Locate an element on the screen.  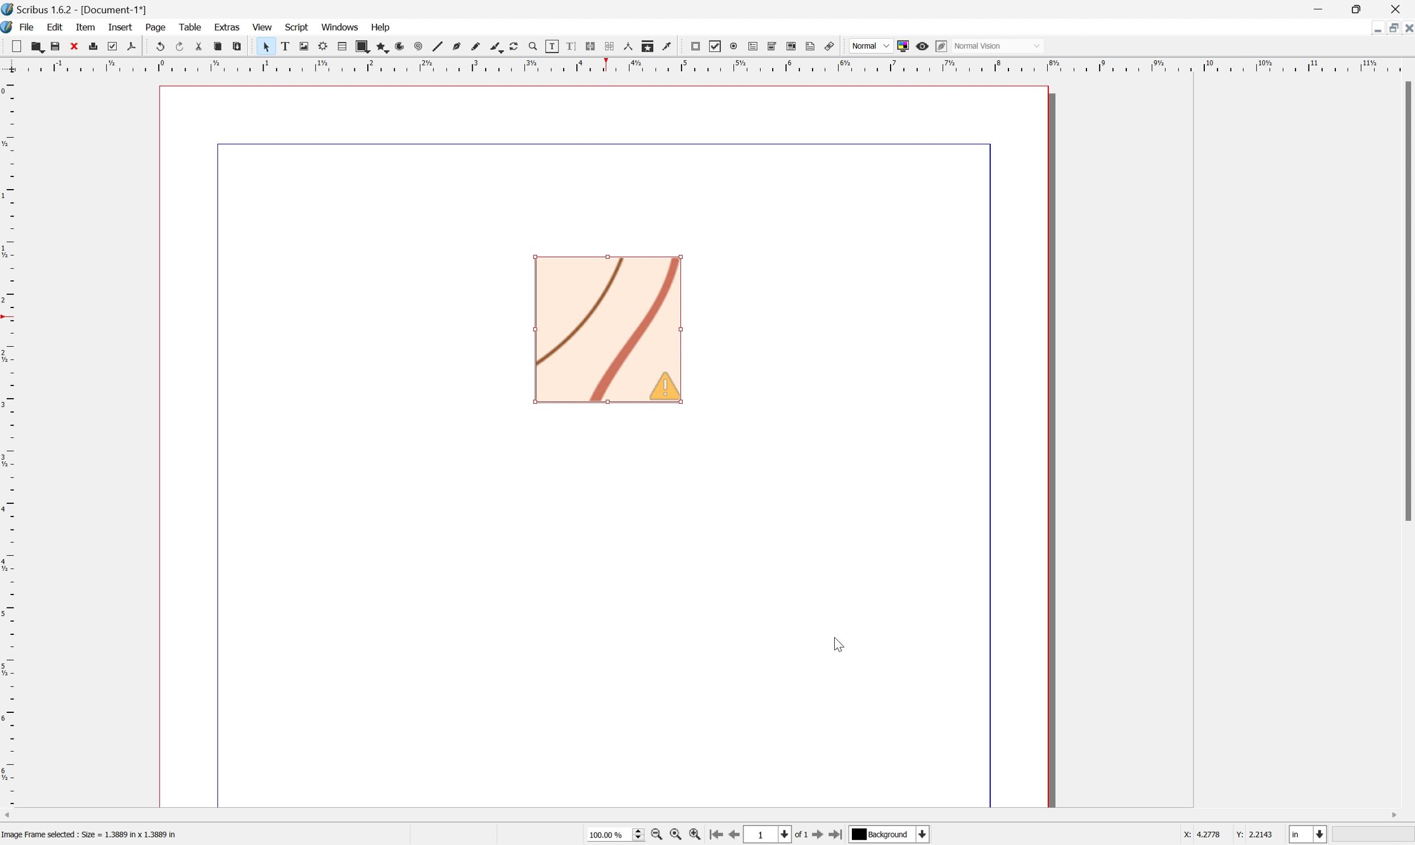
Horizontal Margin is located at coordinates (706, 68).